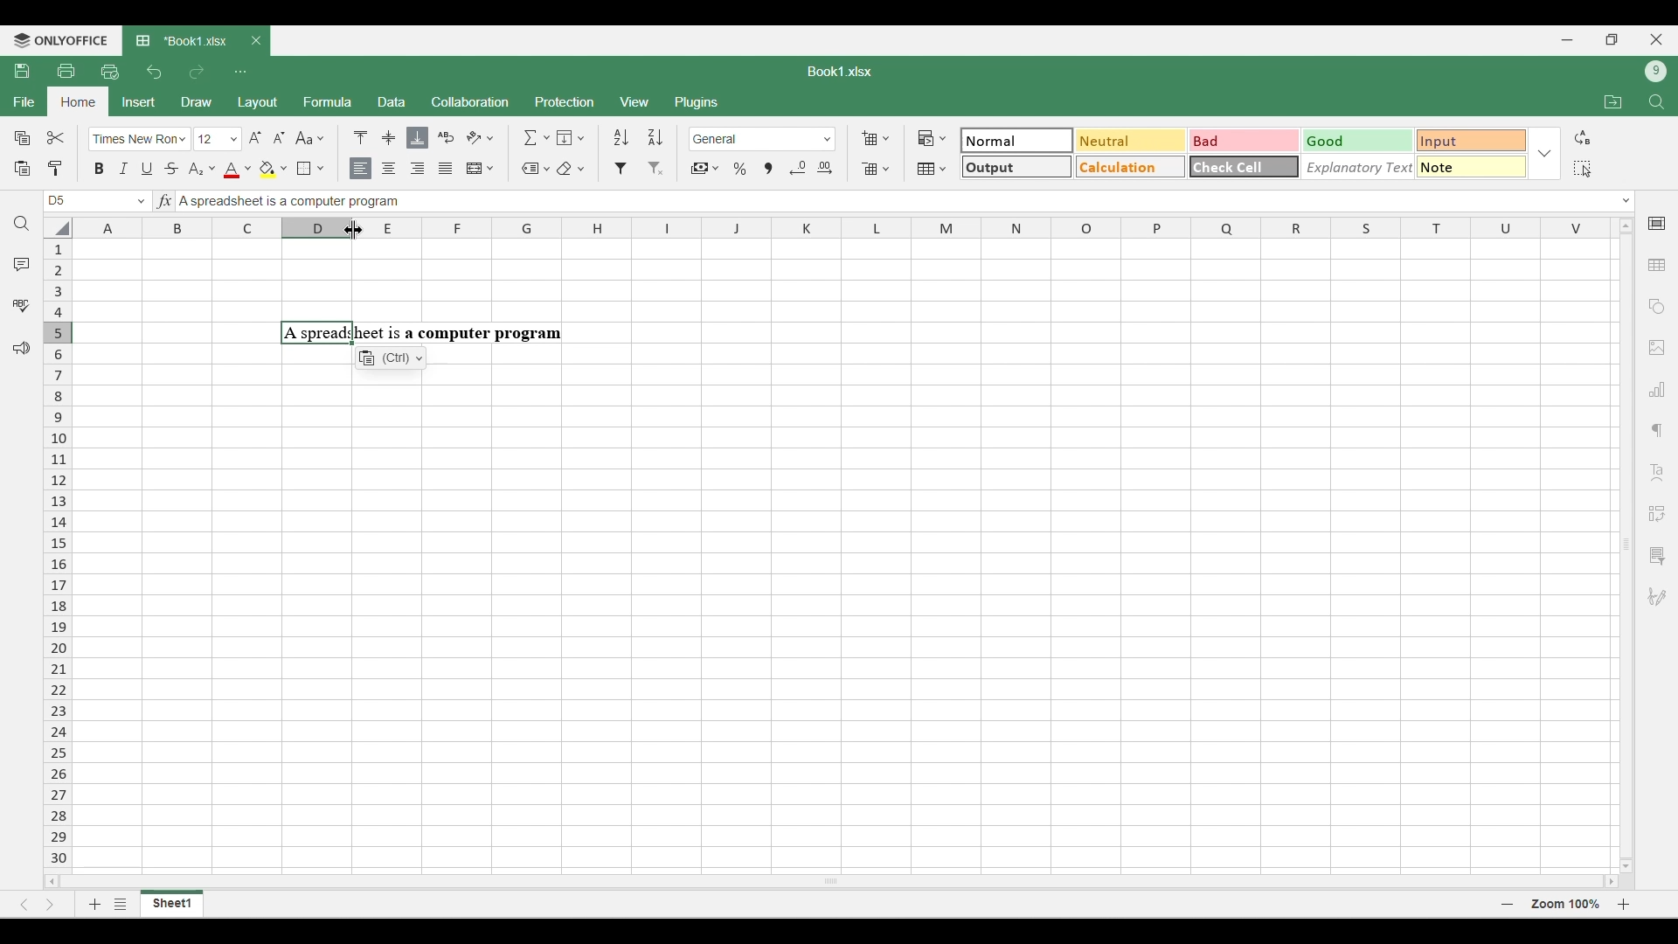 Image resolution: width=1678 pixels, height=944 pixels. What do you see at coordinates (184, 41) in the screenshot?
I see `Current sheet` at bounding box center [184, 41].